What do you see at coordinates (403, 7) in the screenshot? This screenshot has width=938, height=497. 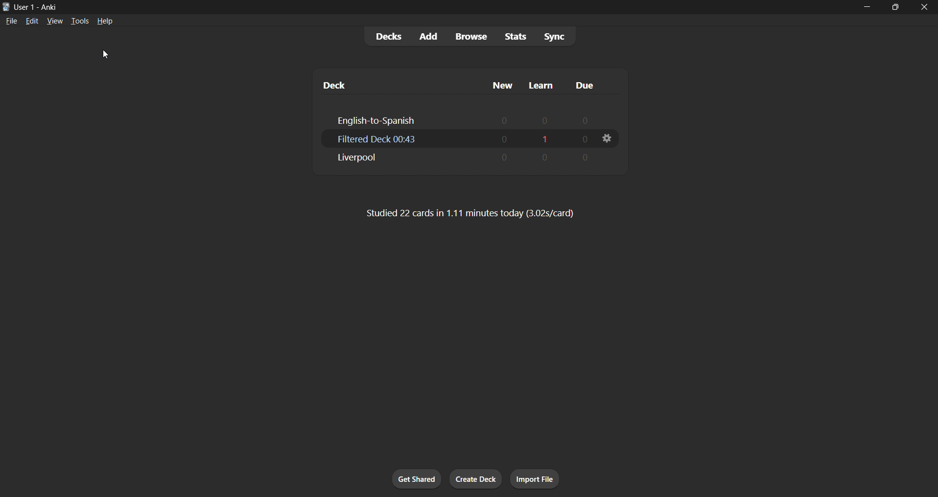 I see `title bar` at bounding box center [403, 7].